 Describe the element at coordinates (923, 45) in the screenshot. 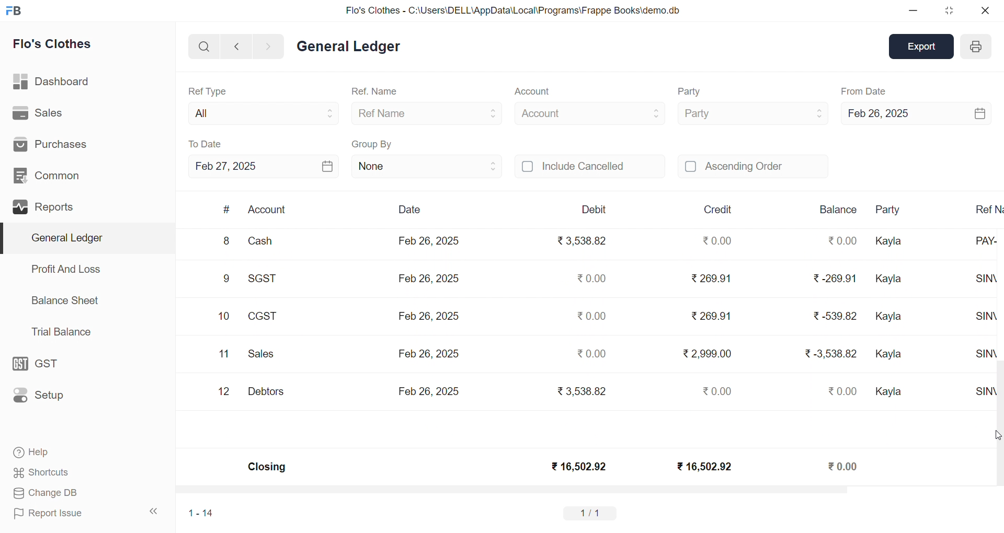

I see `Export` at that location.